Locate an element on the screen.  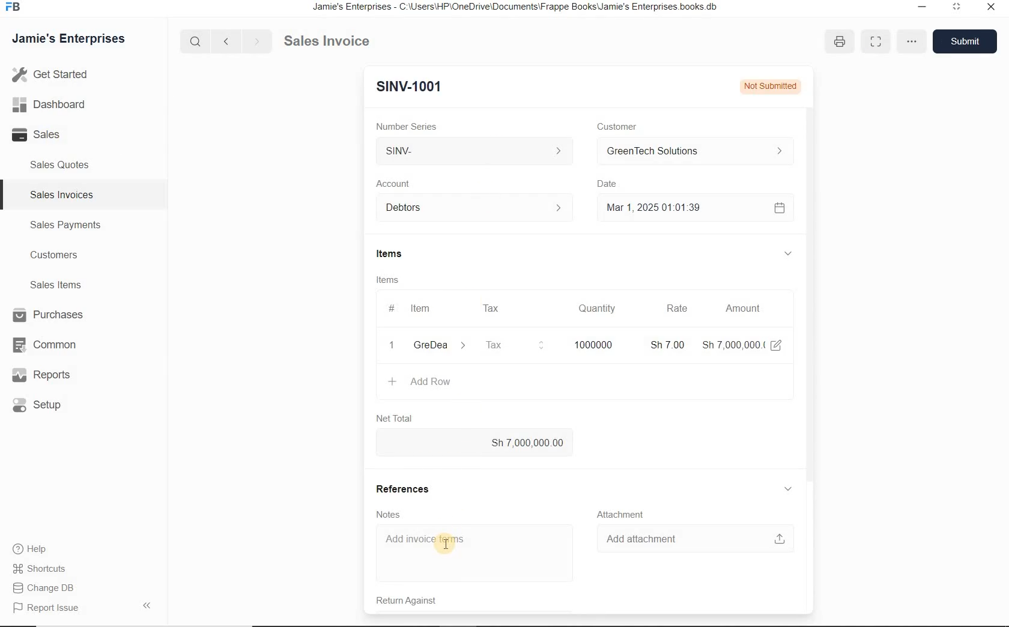
minimize is located at coordinates (956, 8).